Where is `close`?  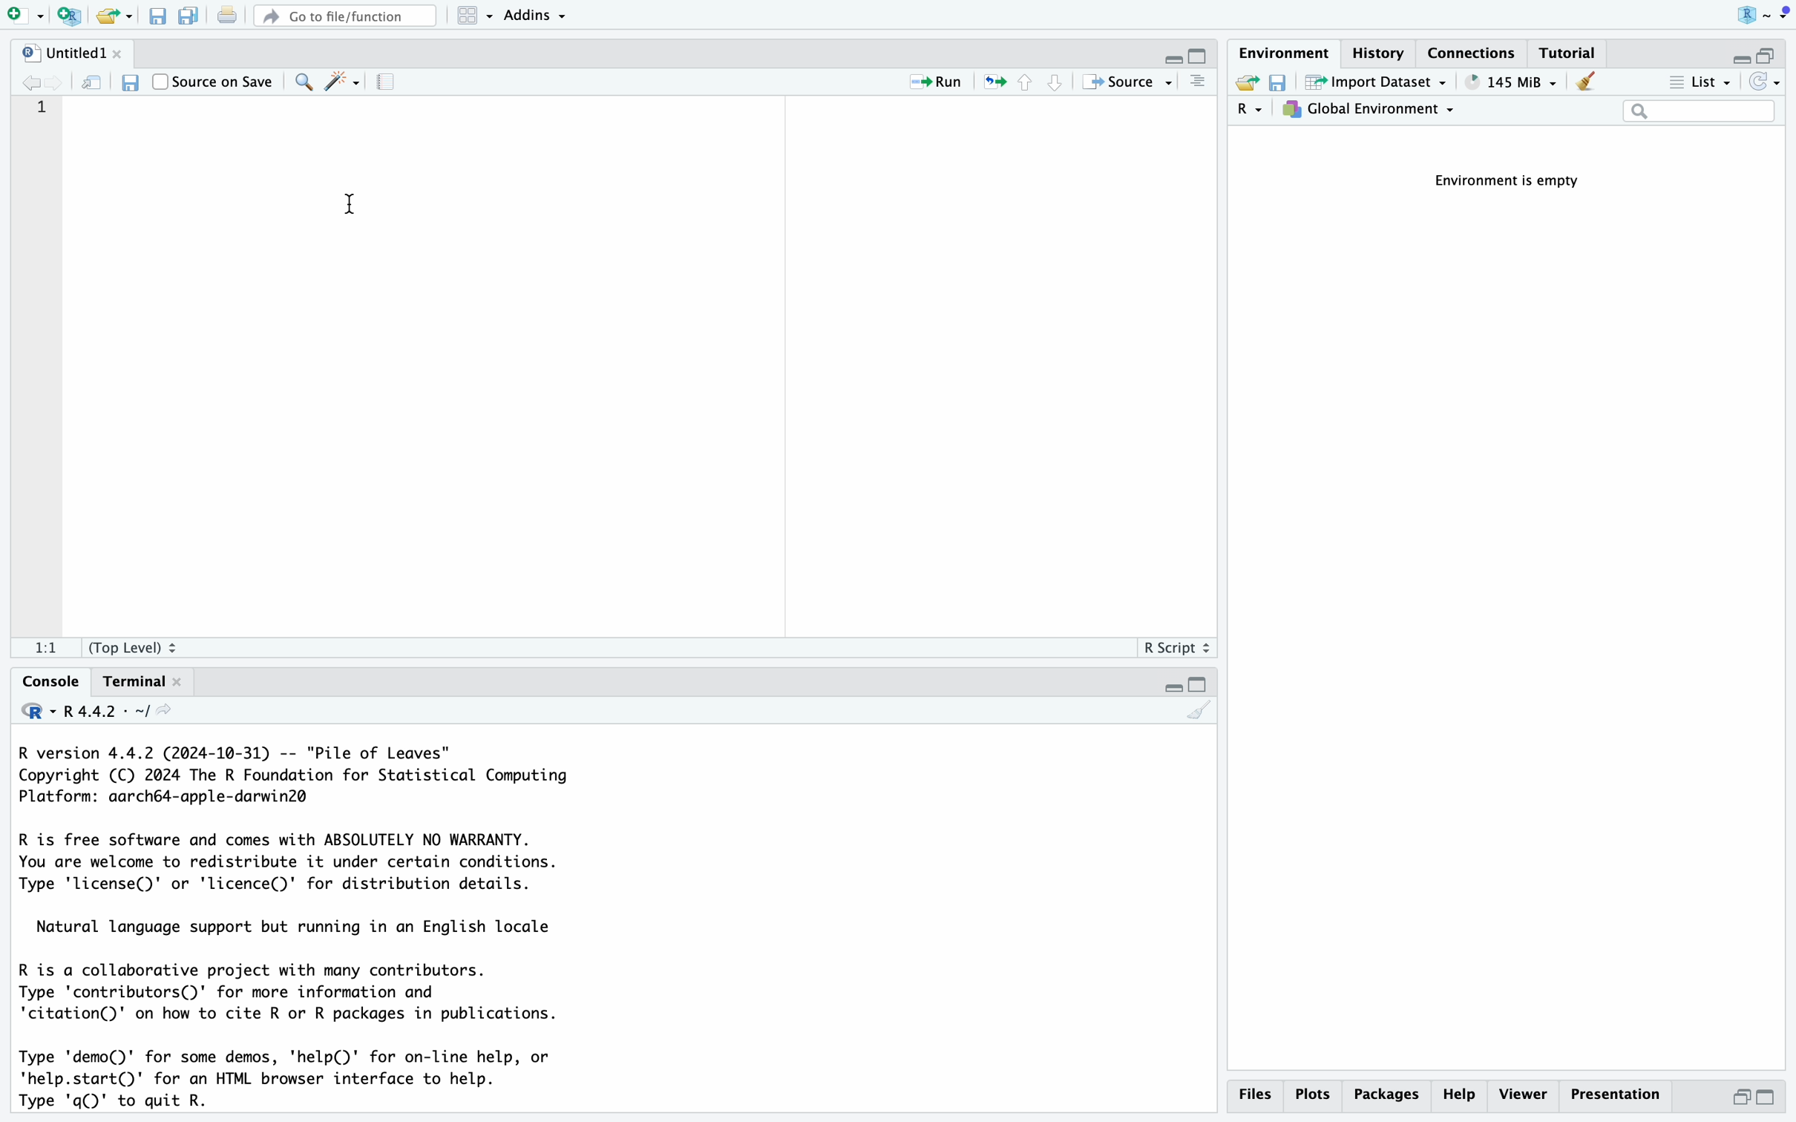 close is located at coordinates (120, 51).